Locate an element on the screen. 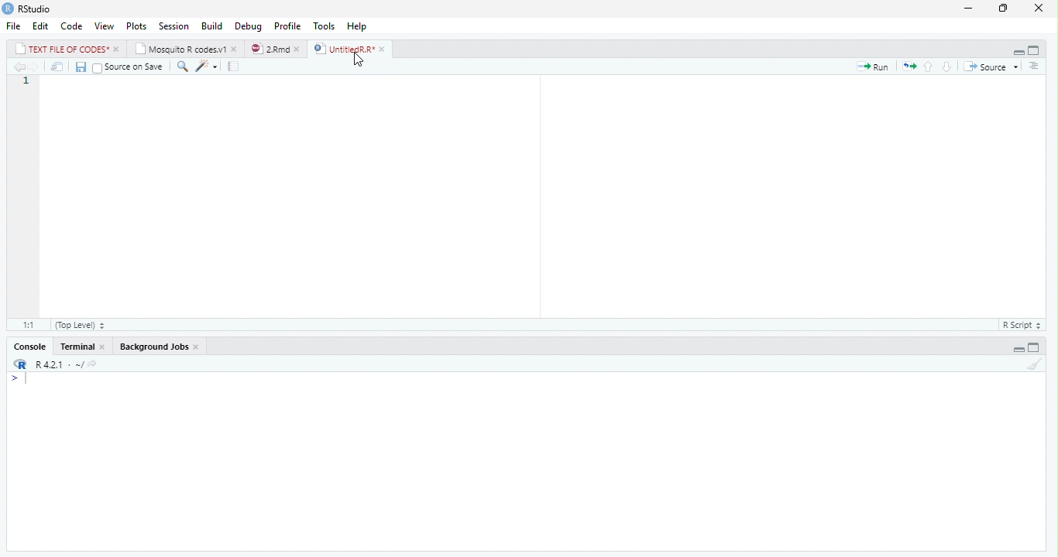 This screenshot has width=1058, height=557. UntitiedR.R is located at coordinates (351, 49).